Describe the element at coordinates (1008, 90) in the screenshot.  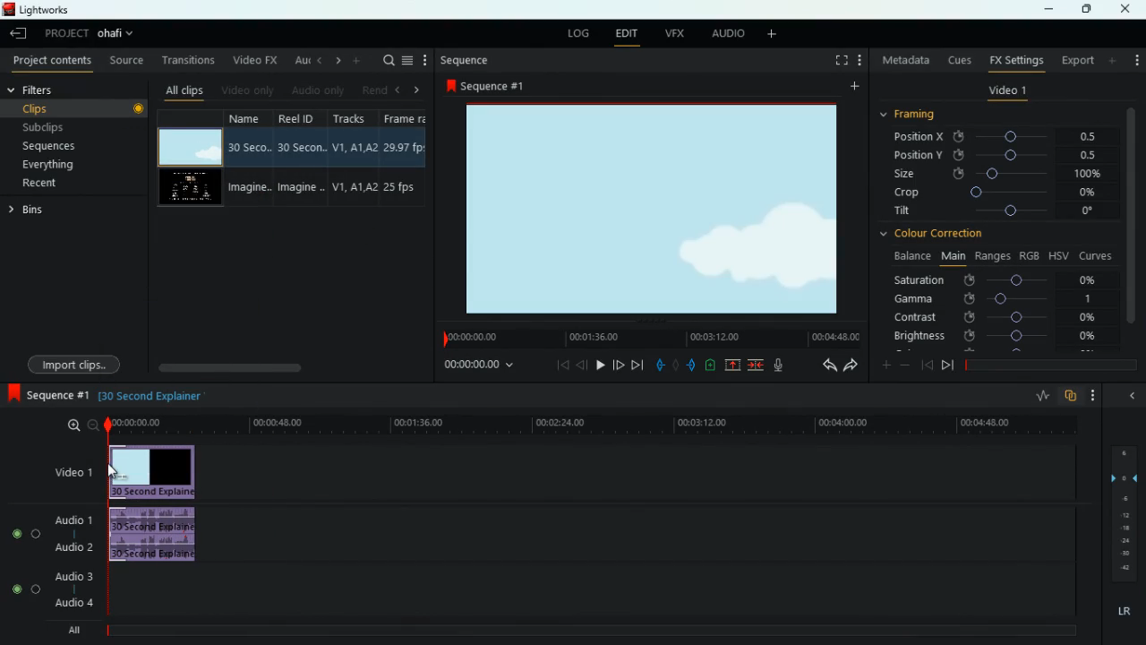
I see `video 1` at that location.